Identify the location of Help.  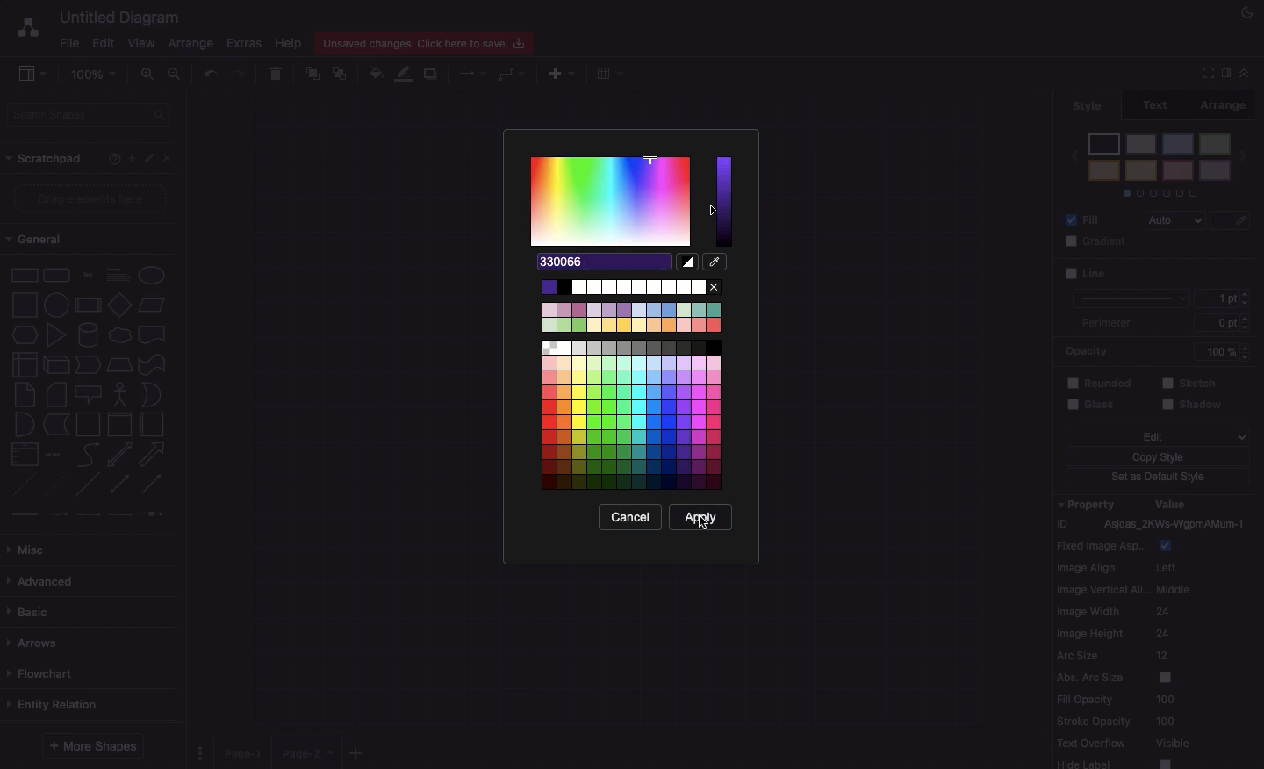
(289, 43).